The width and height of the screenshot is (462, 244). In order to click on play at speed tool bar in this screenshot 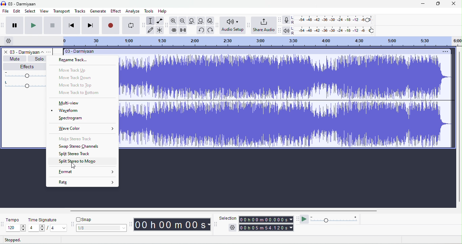, I will do `click(298, 218)`.